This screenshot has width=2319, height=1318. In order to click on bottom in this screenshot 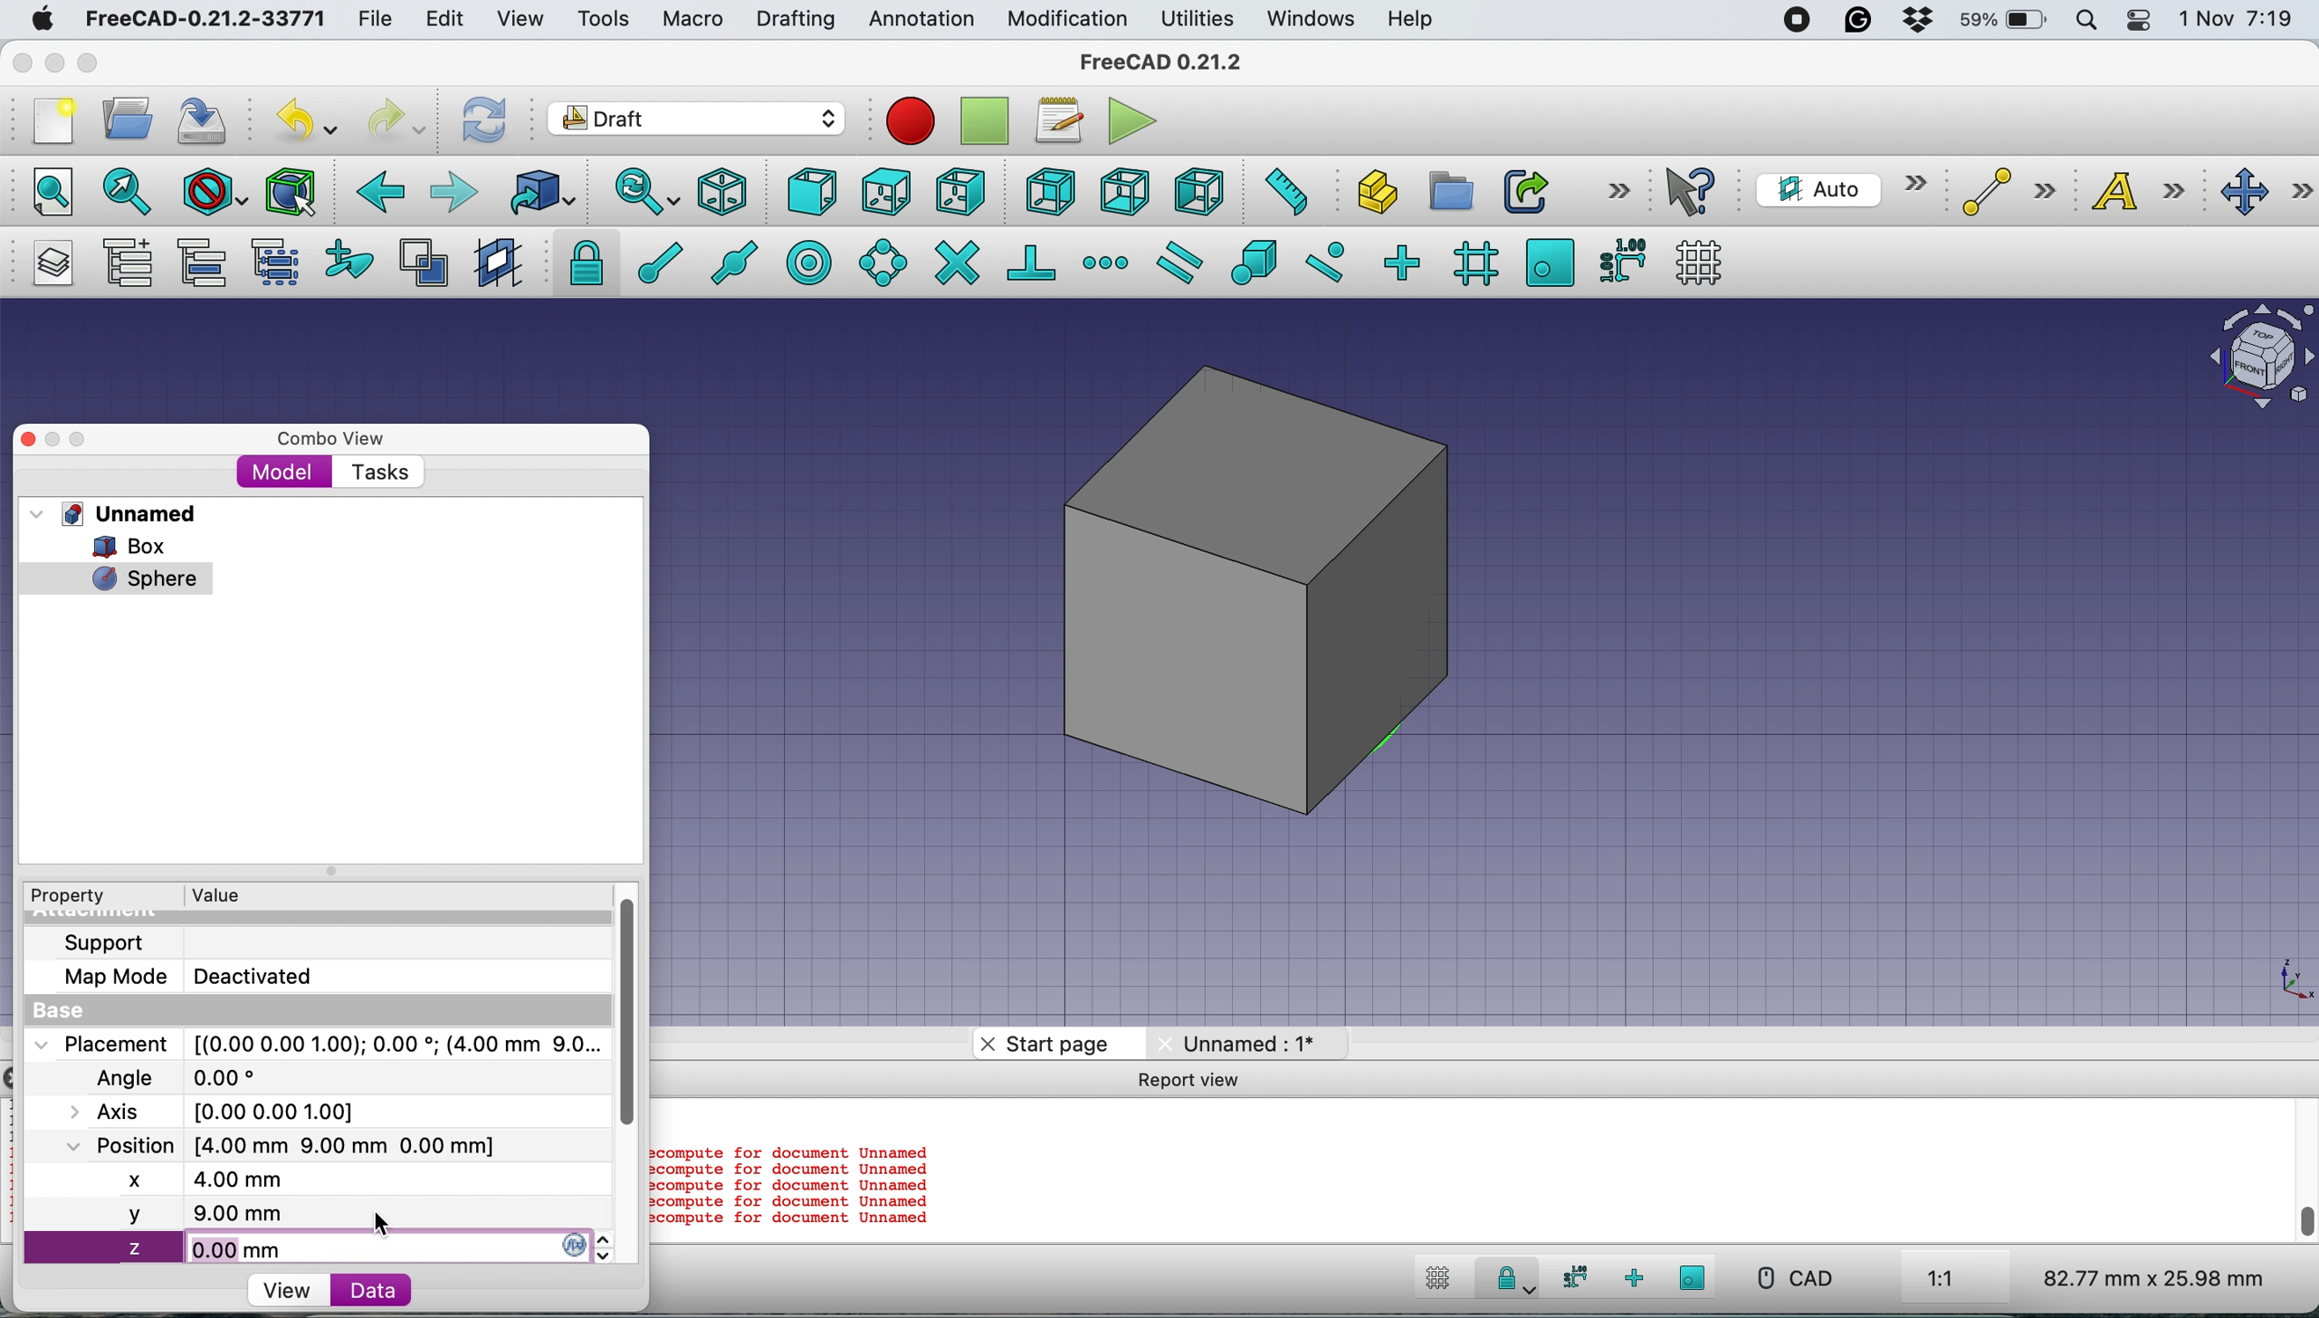, I will do `click(1124, 193)`.